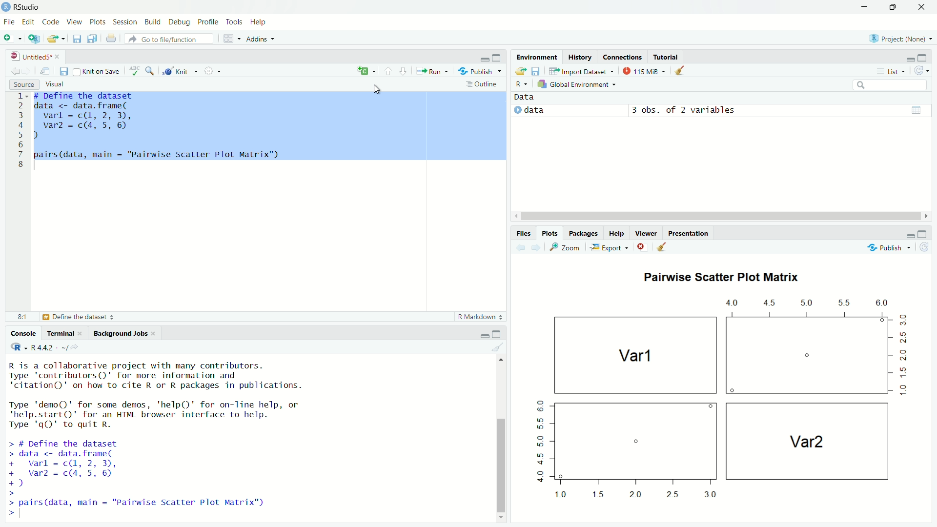 Image resolution: width=937 pixels, height=527 pixels. What do you see at coordinates (235, 21) in the screenshot?
I see `Tools` at bounding box center [235, 21].